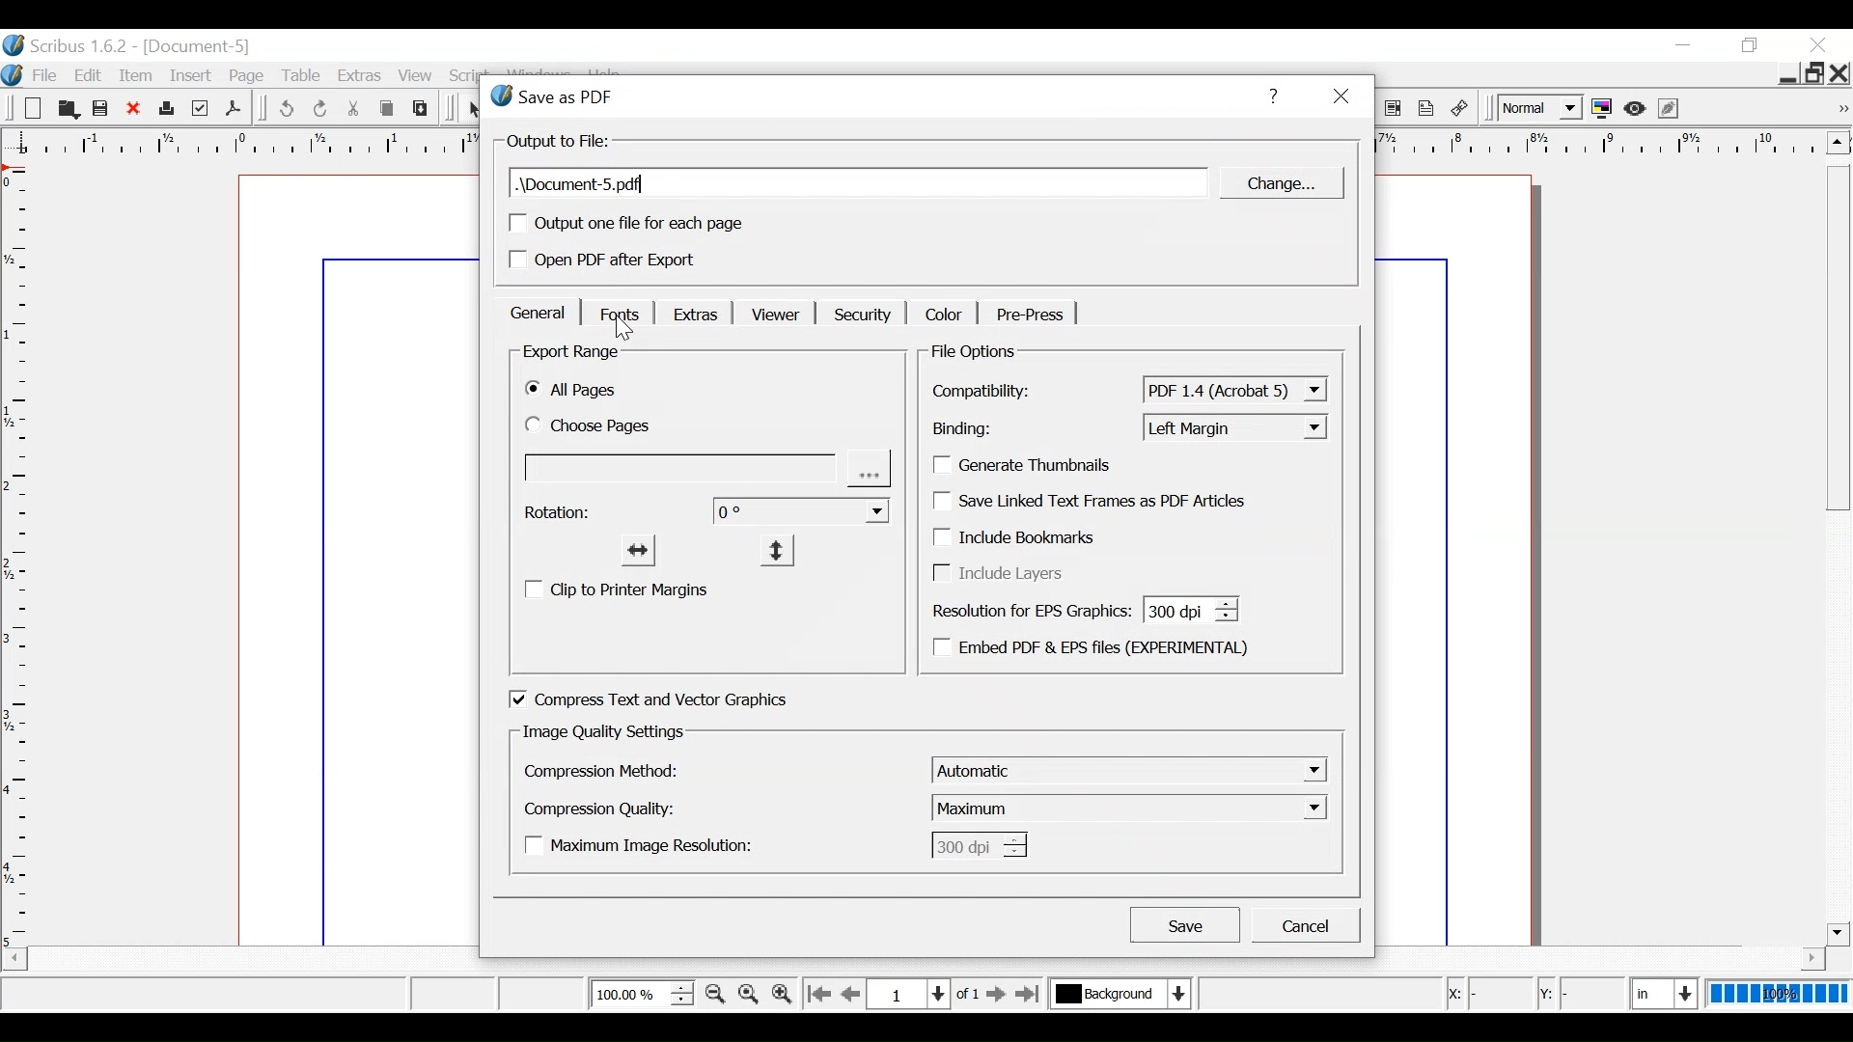  I want to click on Compression method dropdown, so click(1128, 769).